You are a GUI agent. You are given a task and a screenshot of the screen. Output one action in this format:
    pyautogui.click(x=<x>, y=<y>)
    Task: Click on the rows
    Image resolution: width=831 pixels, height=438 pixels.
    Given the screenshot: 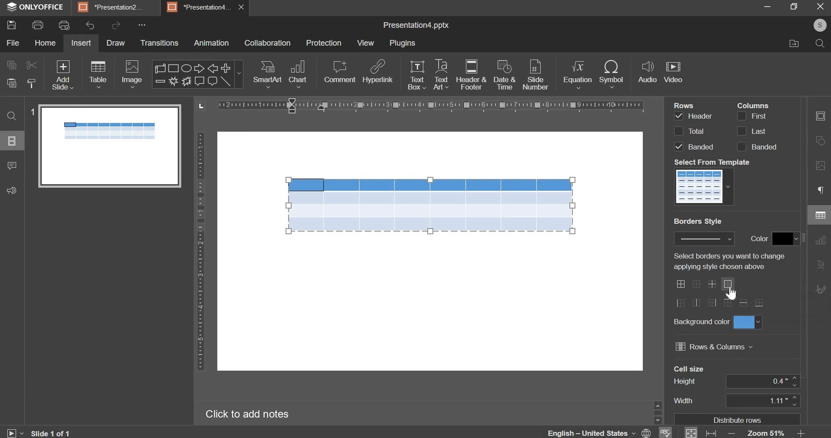 What is the action you would take?
    pyautogui.click(x=683, y=106)
    